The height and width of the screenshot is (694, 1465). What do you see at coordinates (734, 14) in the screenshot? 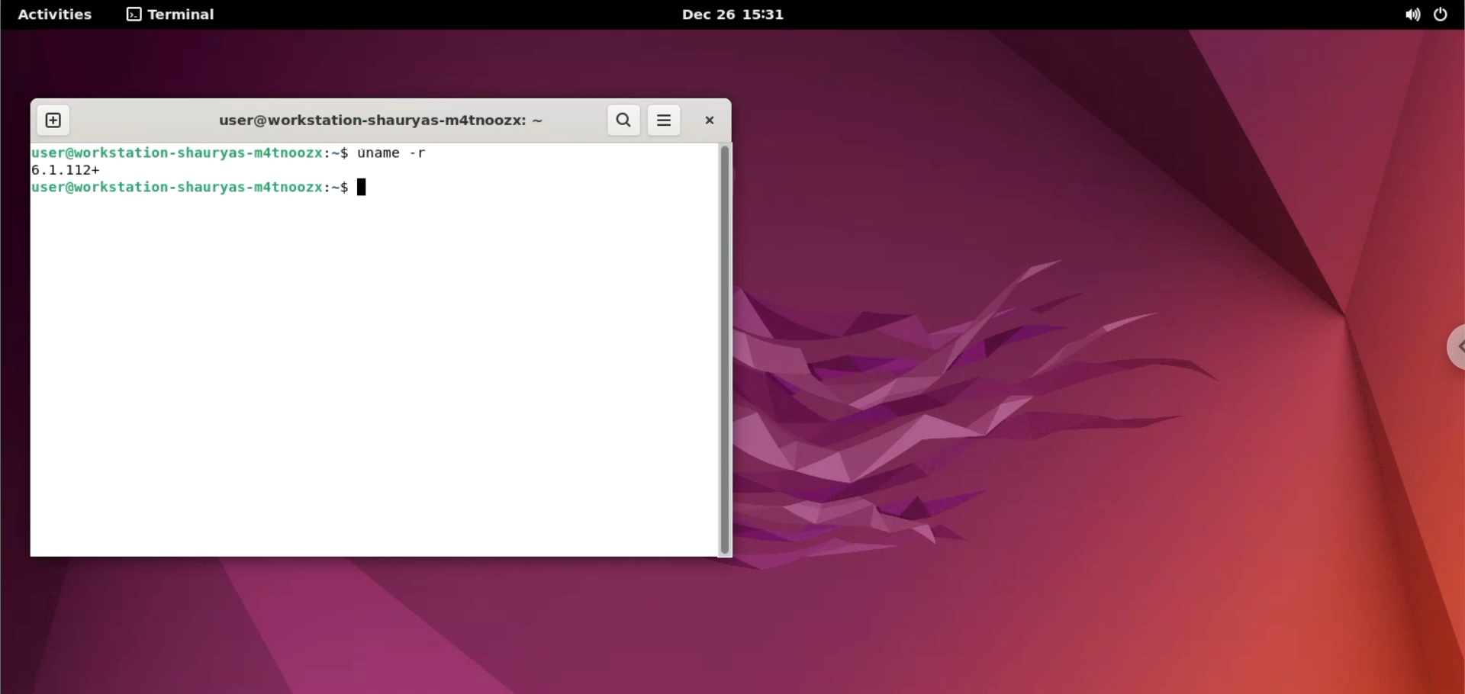
I see `Dec 26 15:31` at bounding box center [734, 14].